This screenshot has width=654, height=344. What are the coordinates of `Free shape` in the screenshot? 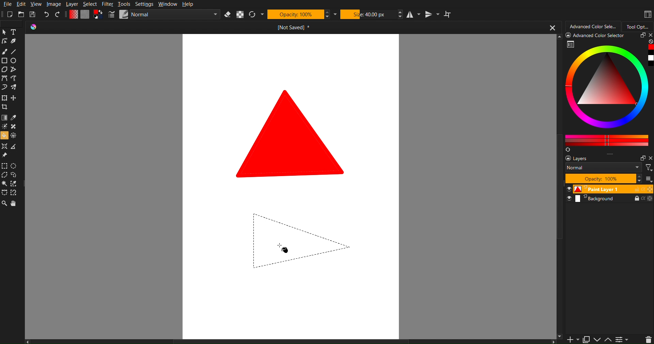 It's located at (13, 70).